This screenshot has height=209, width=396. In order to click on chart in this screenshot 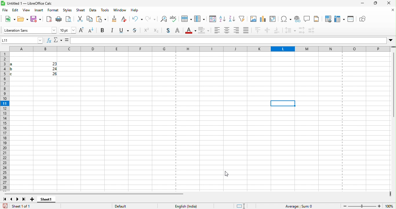, I will do `click(263, 19)`.